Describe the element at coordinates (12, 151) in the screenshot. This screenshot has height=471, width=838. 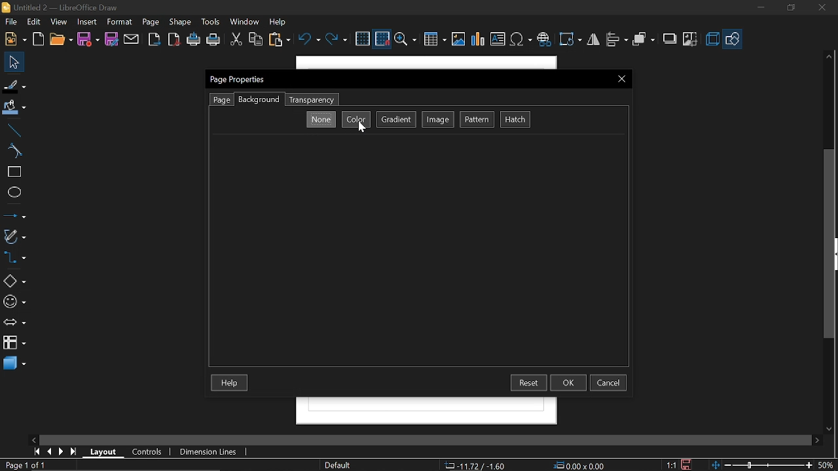
I see `Curve` at that location.